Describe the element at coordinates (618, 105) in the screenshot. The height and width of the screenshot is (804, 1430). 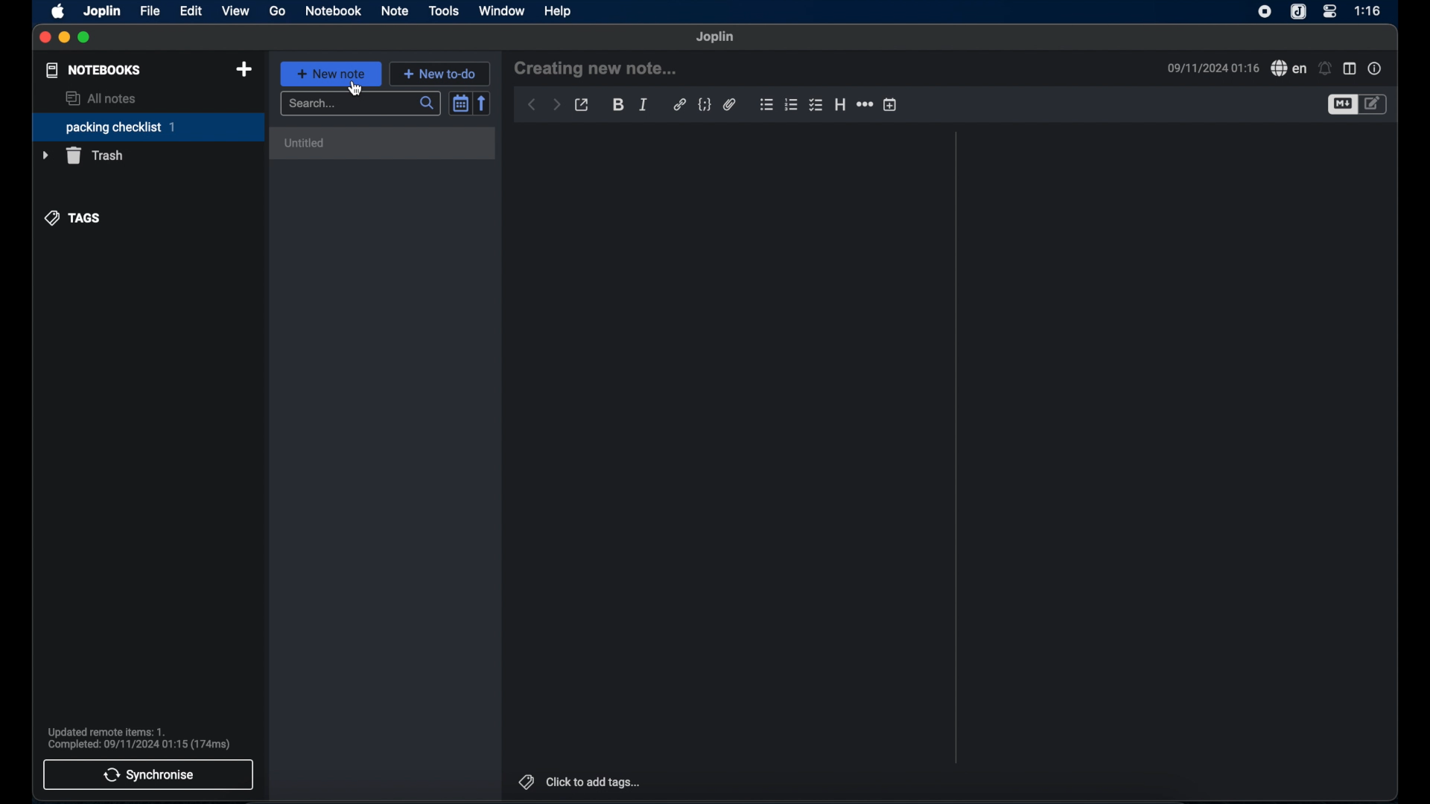
I see `bold` at that location.